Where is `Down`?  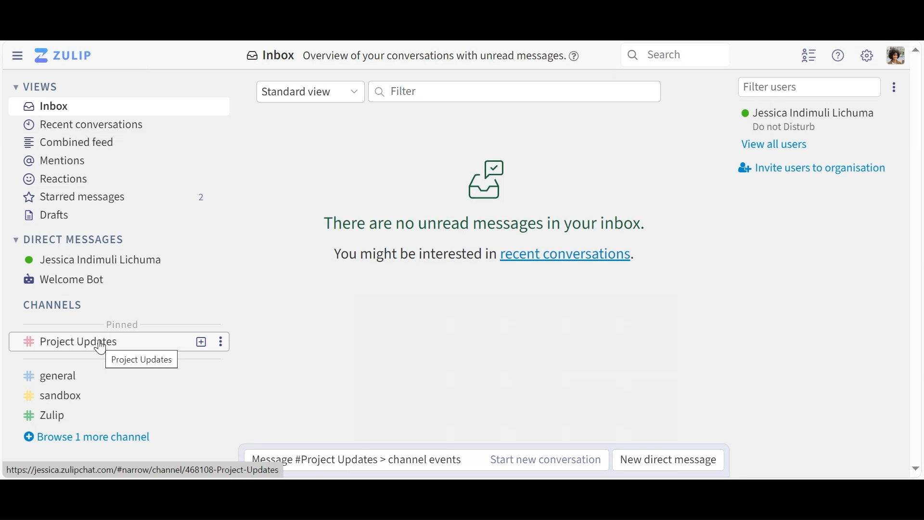 Down is located at coordinates (913, 469).